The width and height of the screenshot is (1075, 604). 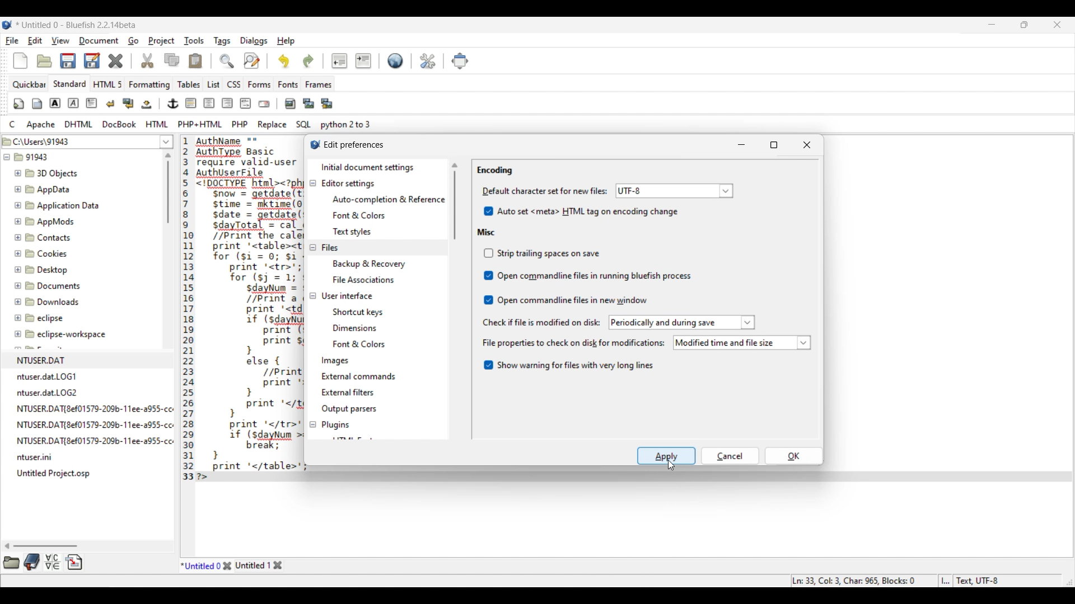 What do you see at coordinates (669, 465) in the screenshot?
I see `cursor` at bounding box center [669, 465].